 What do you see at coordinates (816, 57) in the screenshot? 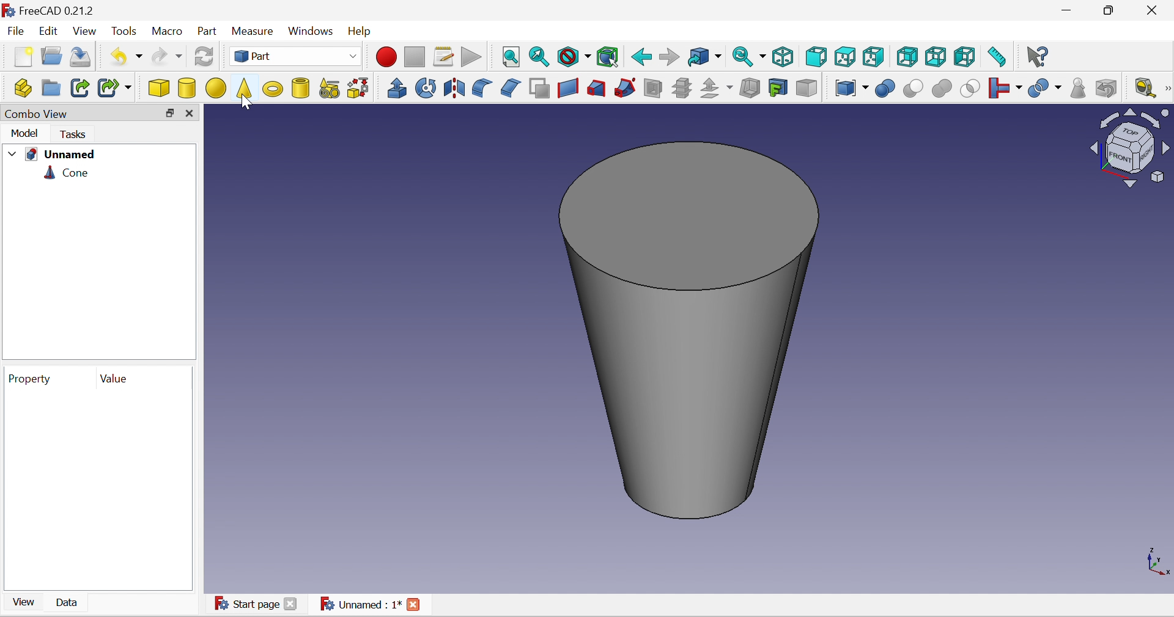
I see `Front` at bounding box center [816, 57].